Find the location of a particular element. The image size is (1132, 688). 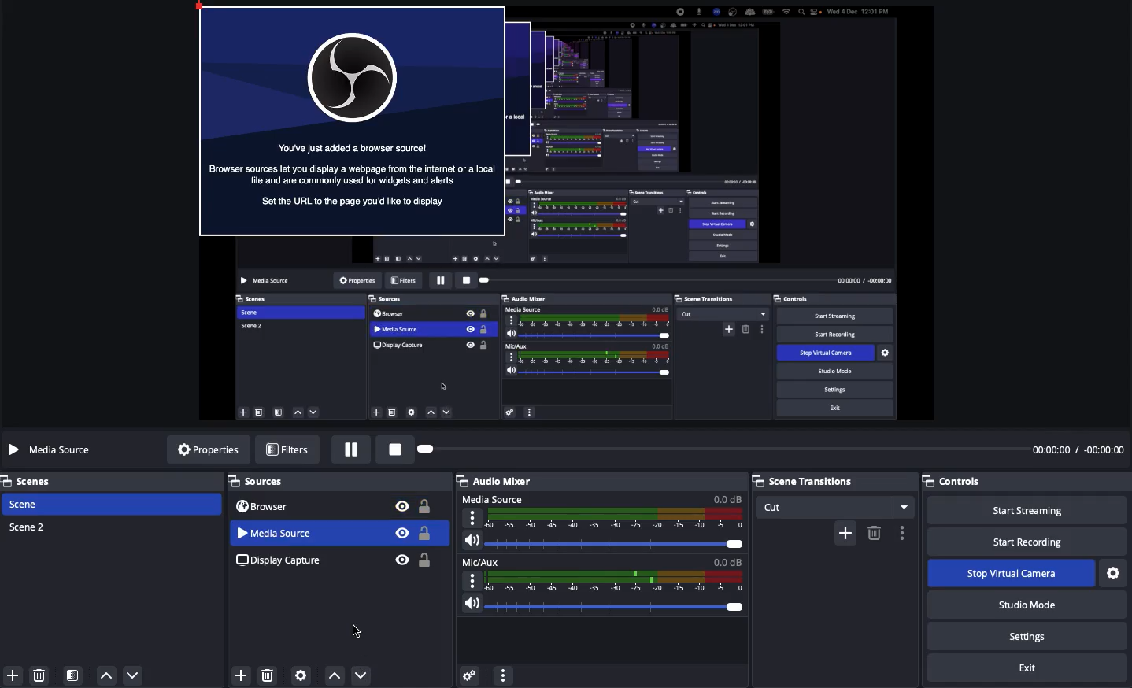

delete is located at coordinates (40, 675).